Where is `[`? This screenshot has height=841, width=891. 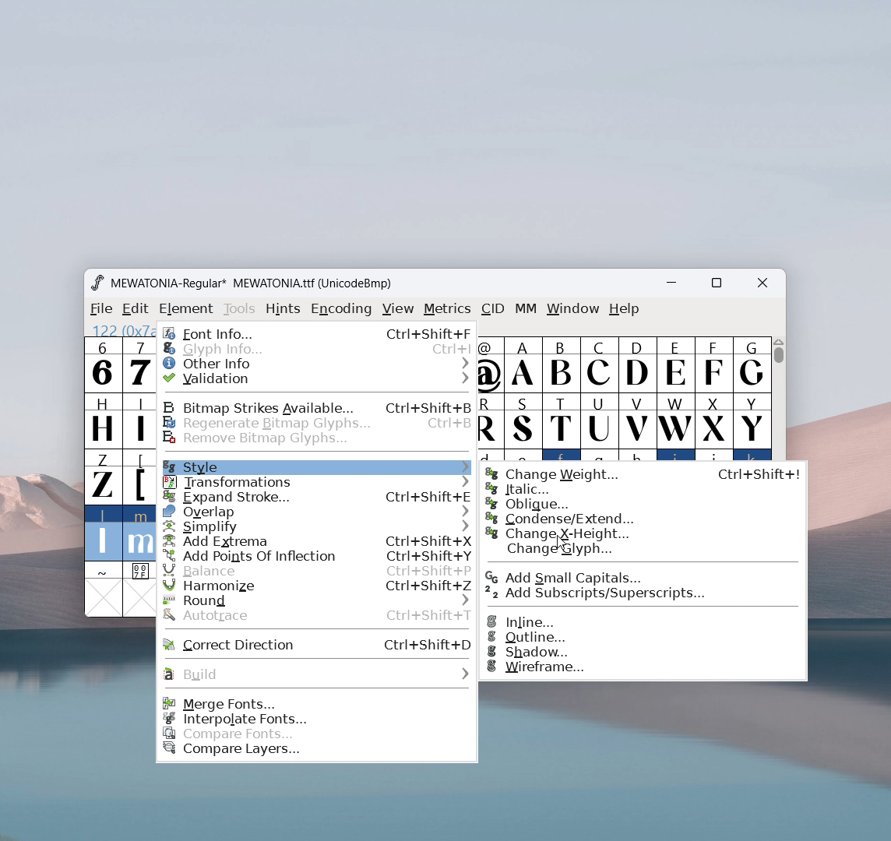
[ is located at coordinates (139, 477).